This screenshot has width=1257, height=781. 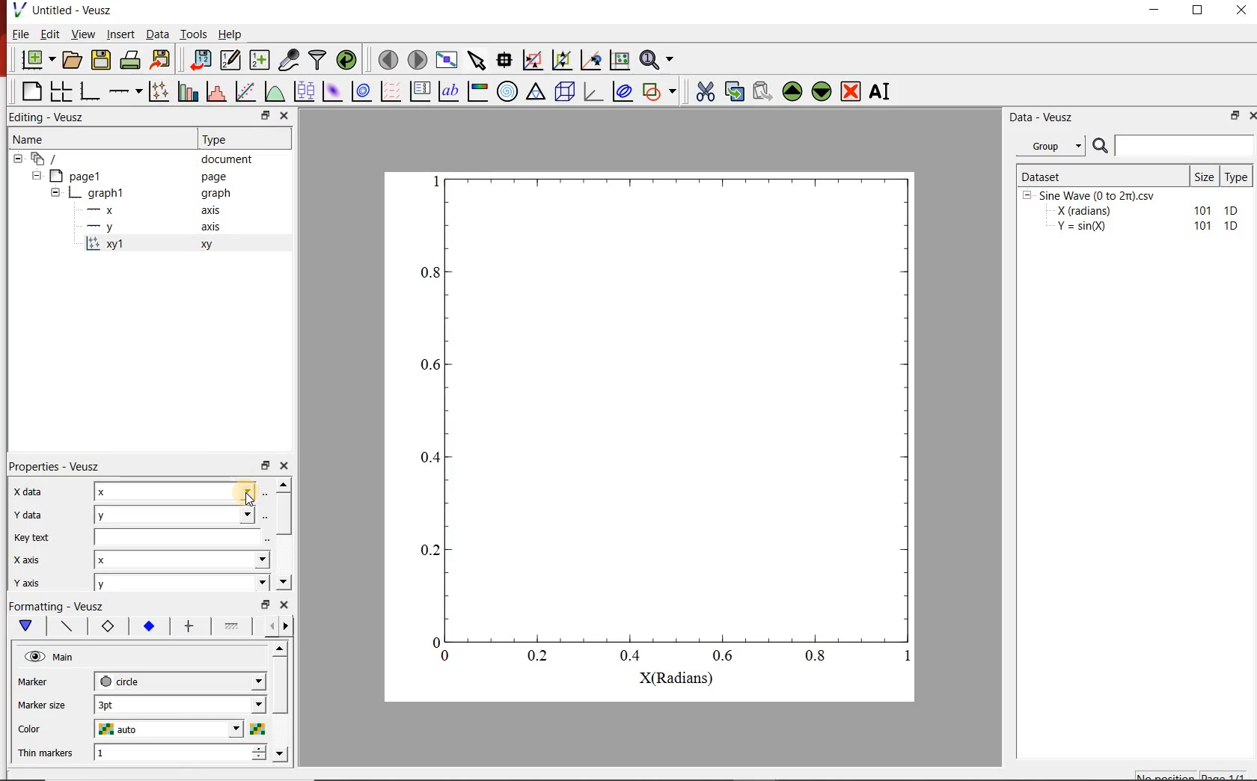 I want to click on go to next page, so click(x=418, y=58).